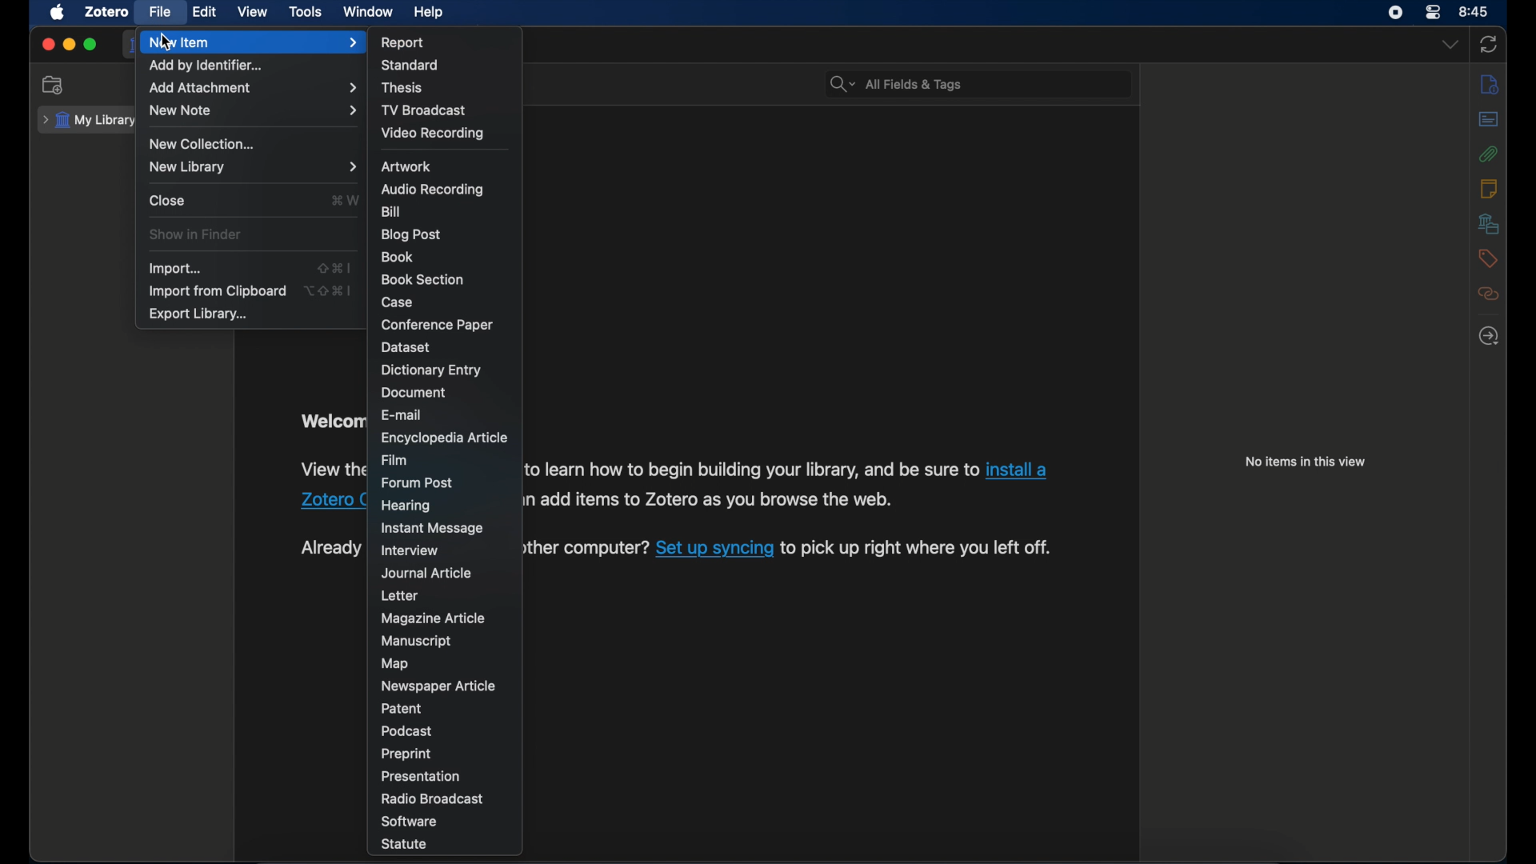 Image resolution: width=1536 pixels, height=864 pixels. What do you see at coordinates (405, 844) in the screenshot?
I see `statue` at bounding box center [405, 844].